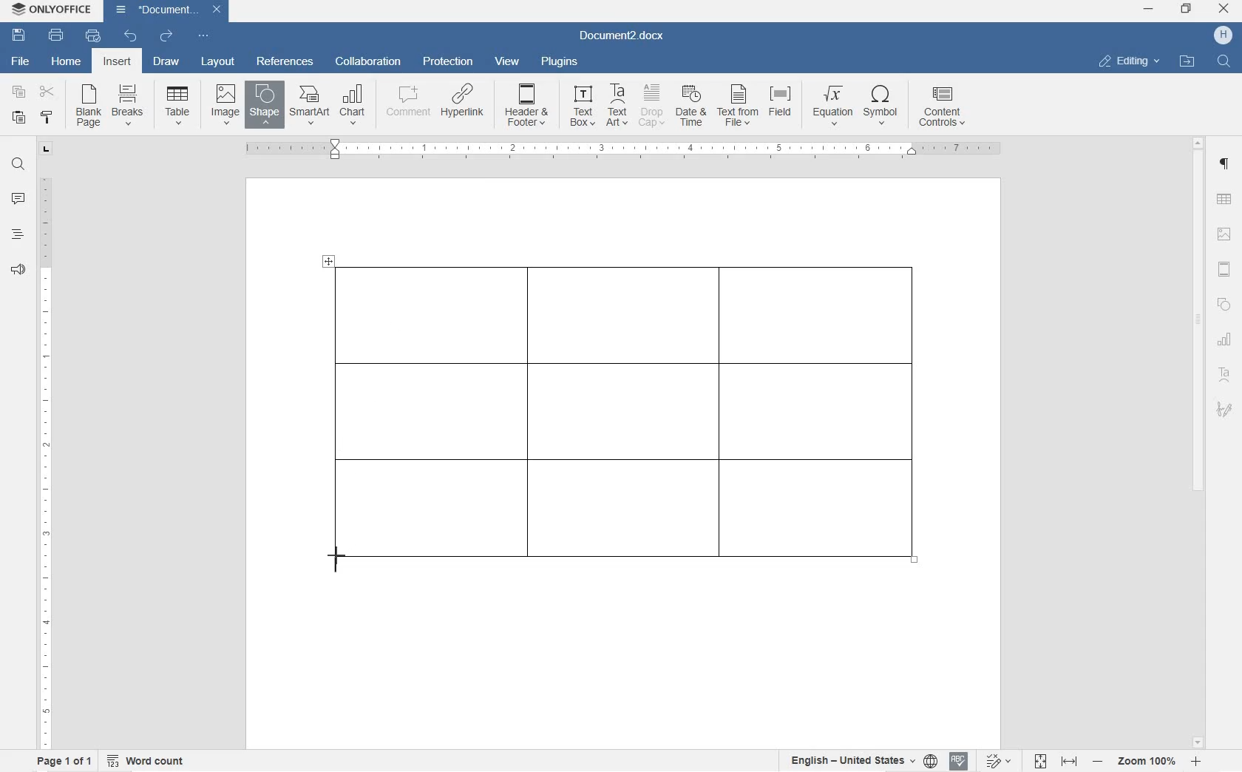  What do you see at coordinates (19, 118) in the screenshot?
I see `paste` at bounding box center [19, 118].